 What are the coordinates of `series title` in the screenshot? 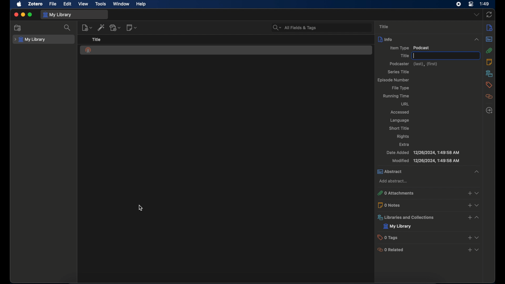 It's located at (398, 72).